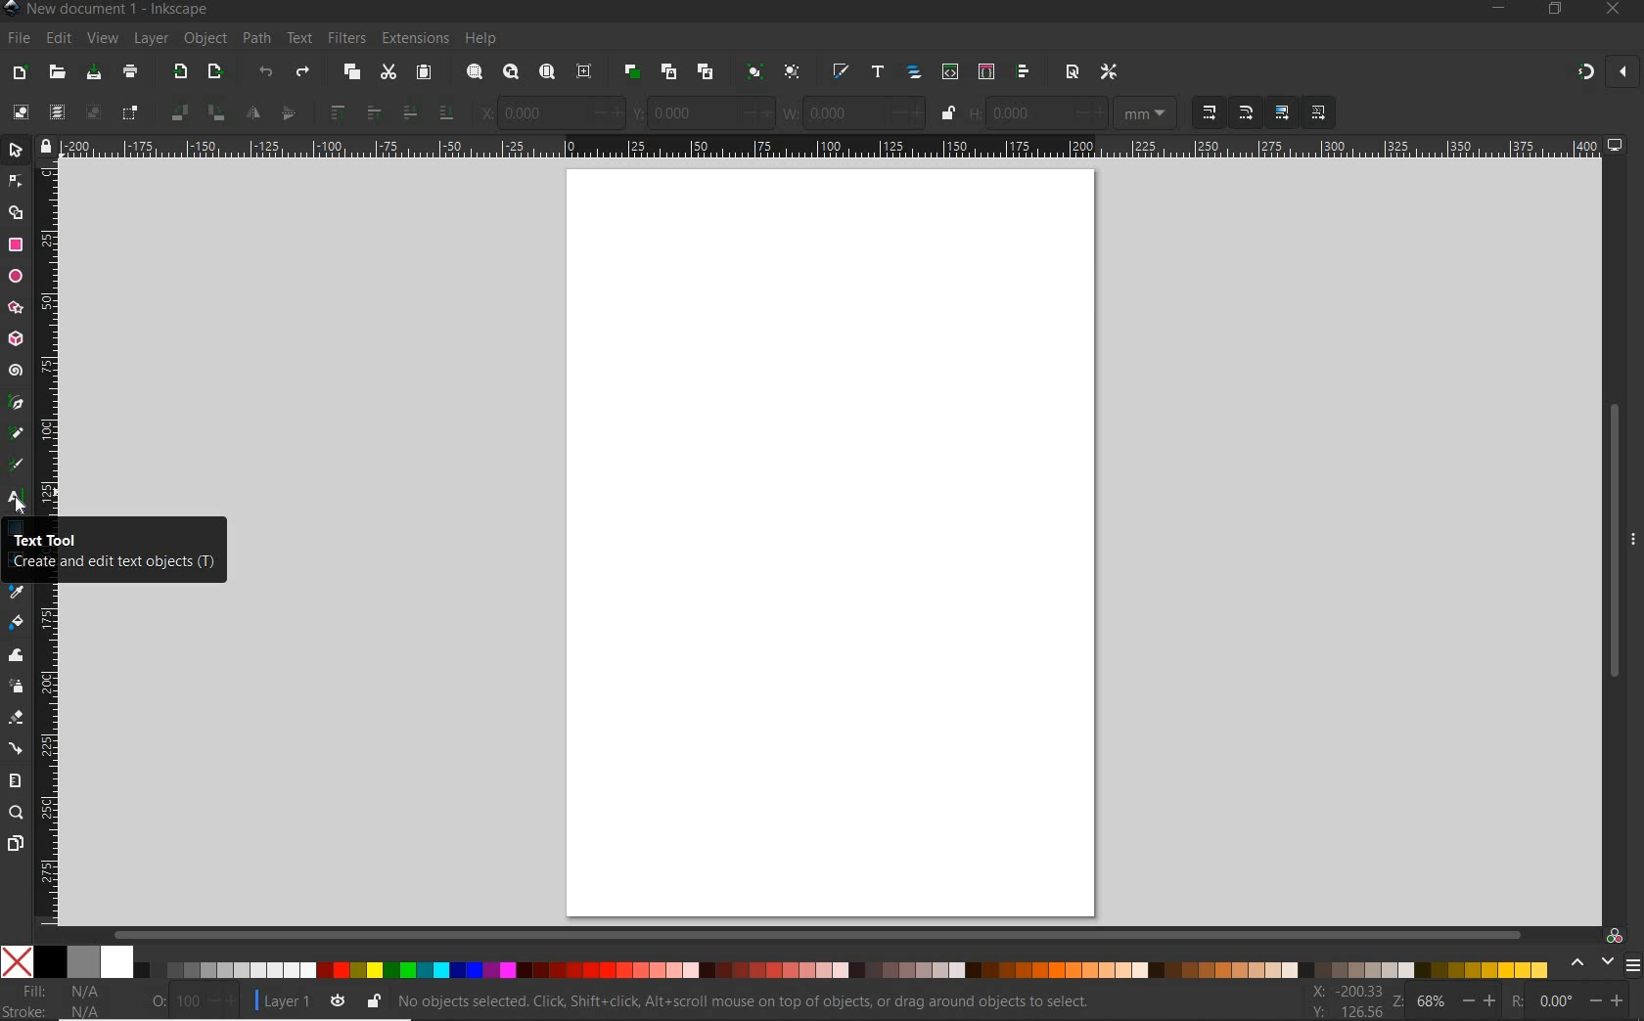 This screenshot has width=1644, height=1021. What do you see at coordinates (345, 38) in the screenshot?
I see `filters` at bounding box center [345, 38].